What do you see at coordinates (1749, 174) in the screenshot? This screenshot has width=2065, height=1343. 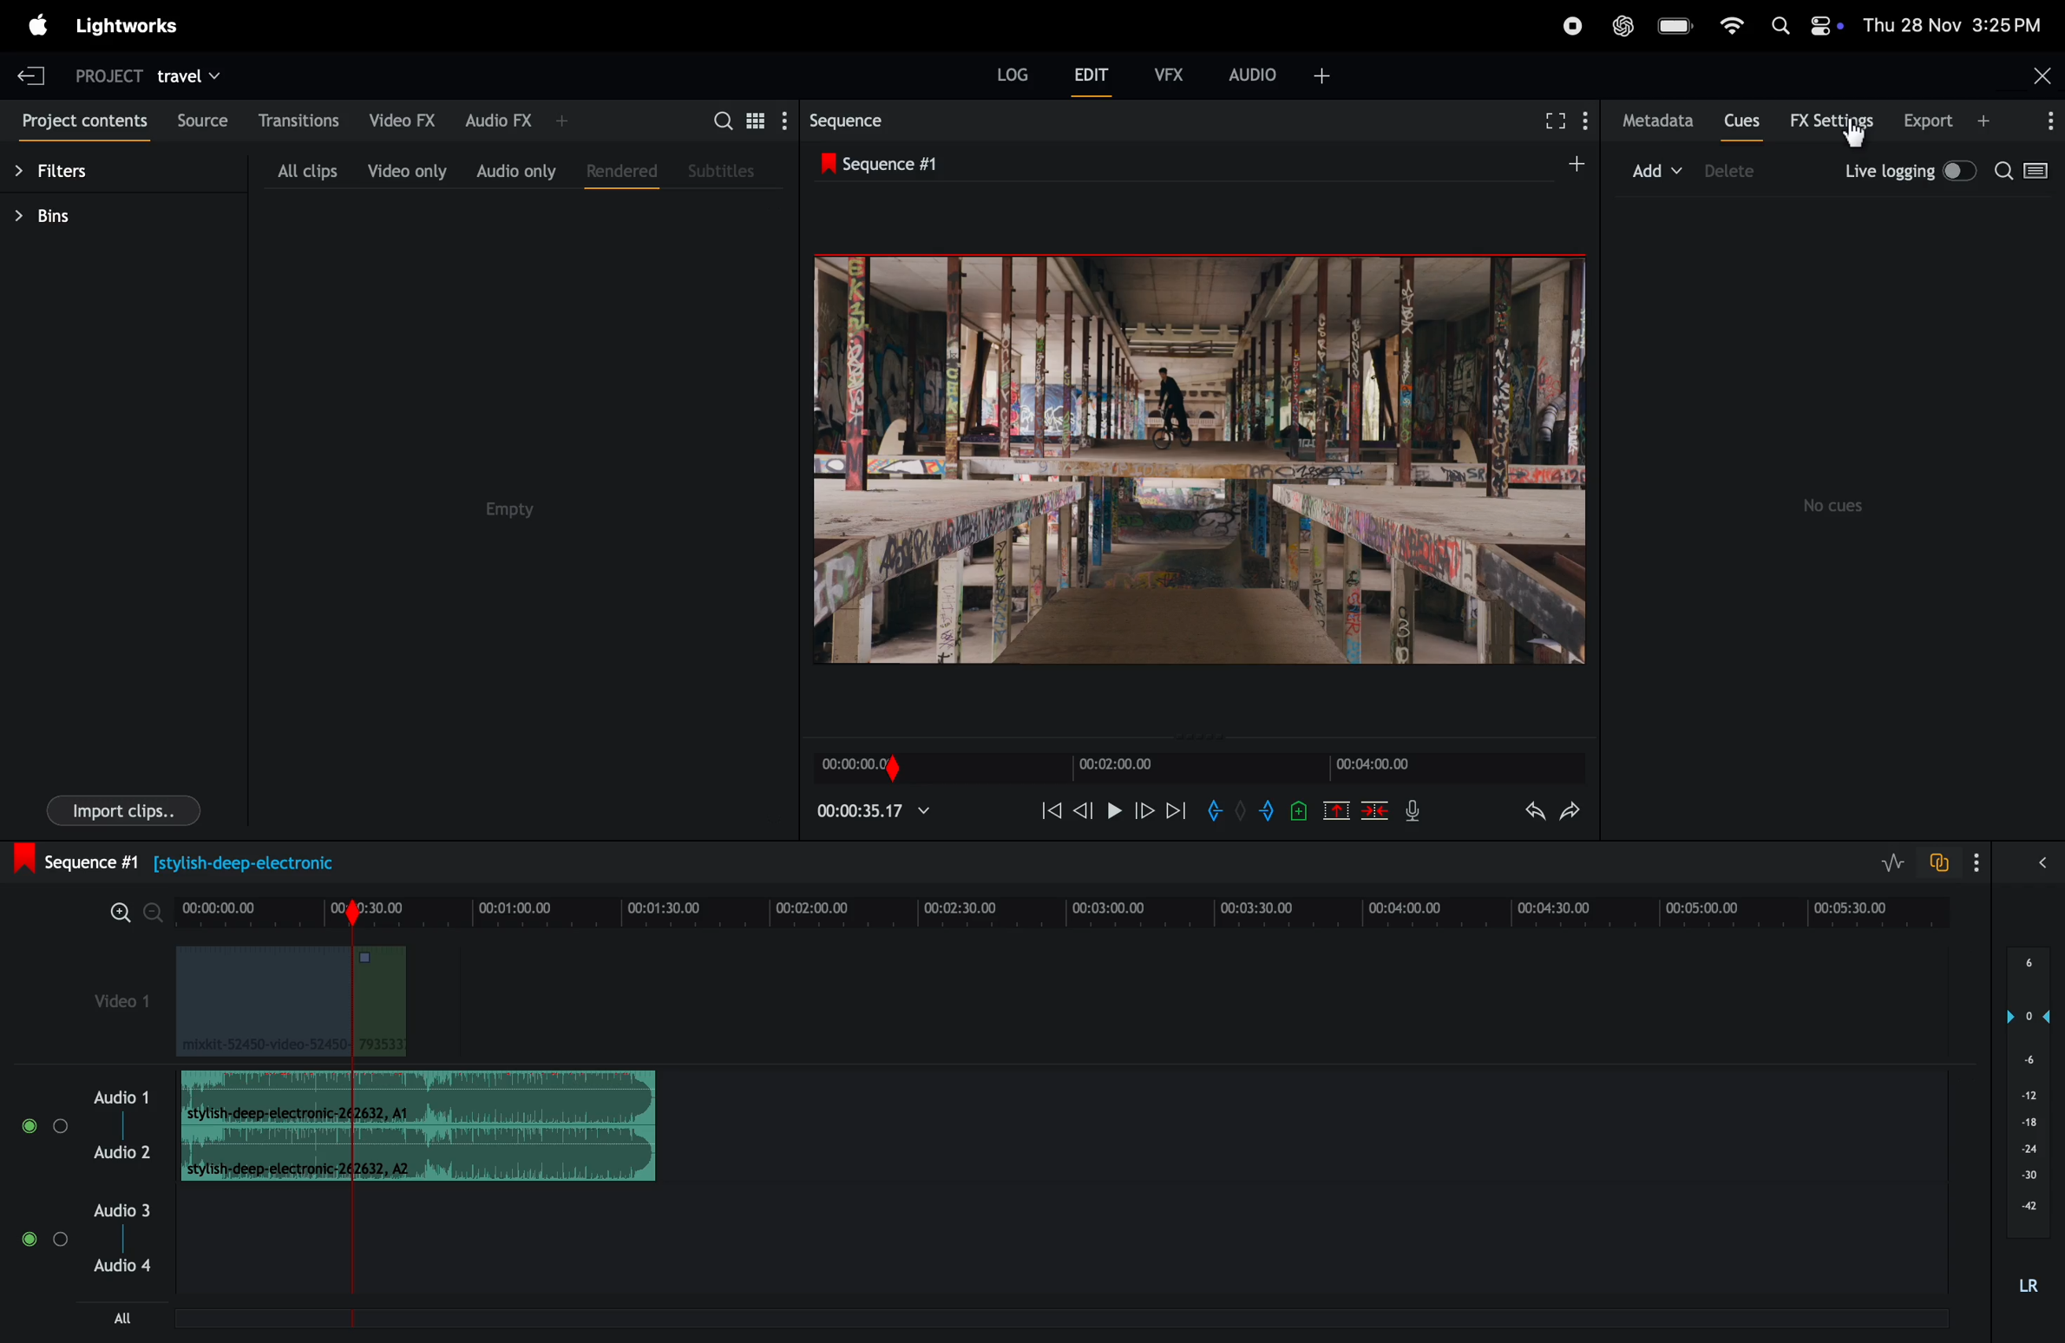 I see `delete` at bounding box center [1749, 174].